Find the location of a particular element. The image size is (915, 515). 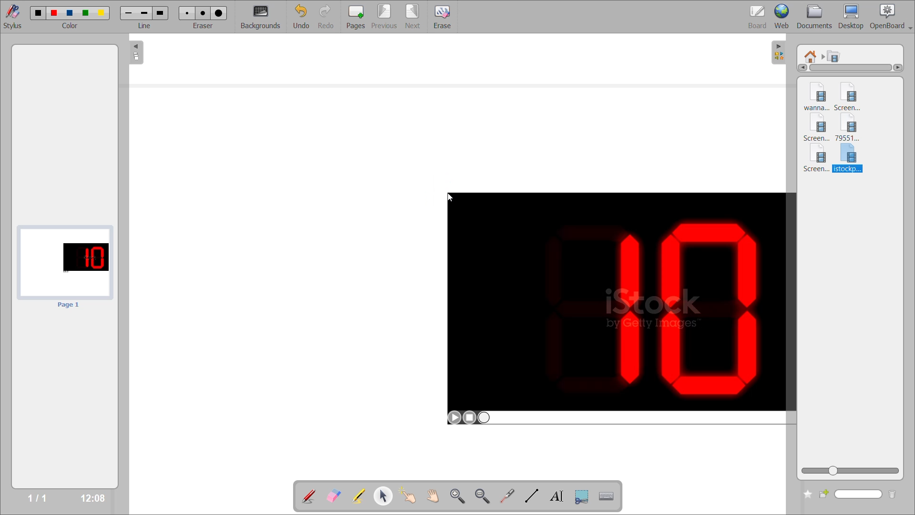

previous is located at coordinates (383, 17).